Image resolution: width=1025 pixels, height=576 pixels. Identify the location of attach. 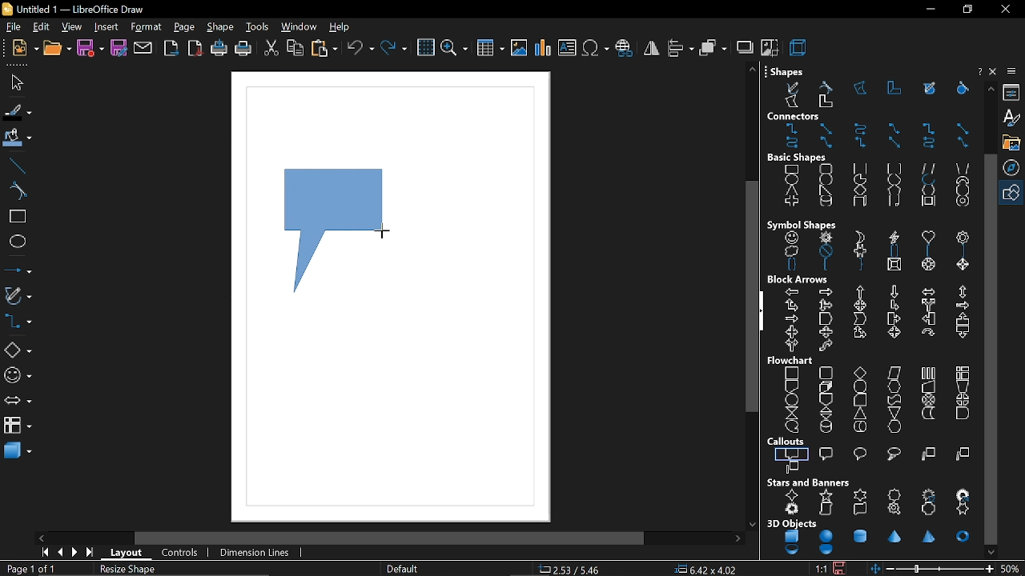
(143, 50).